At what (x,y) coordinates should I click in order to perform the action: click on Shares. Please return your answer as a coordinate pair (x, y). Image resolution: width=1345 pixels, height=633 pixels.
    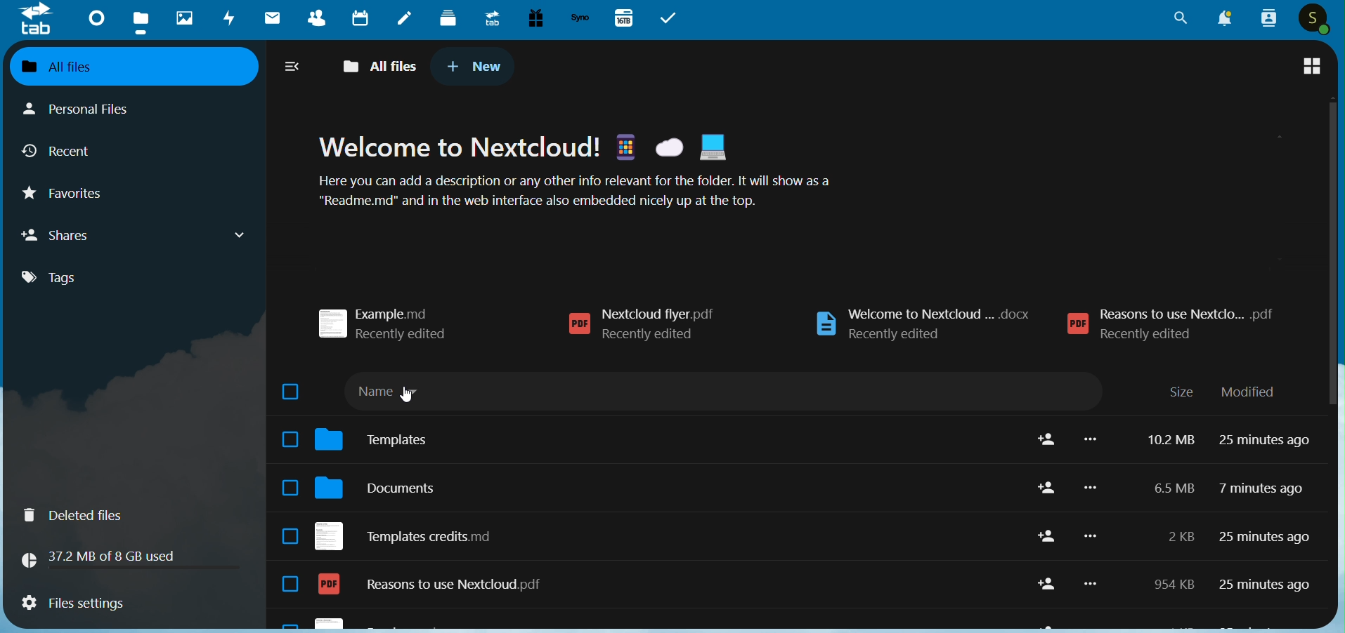
    Looking at the image, I should click on (134, 237).